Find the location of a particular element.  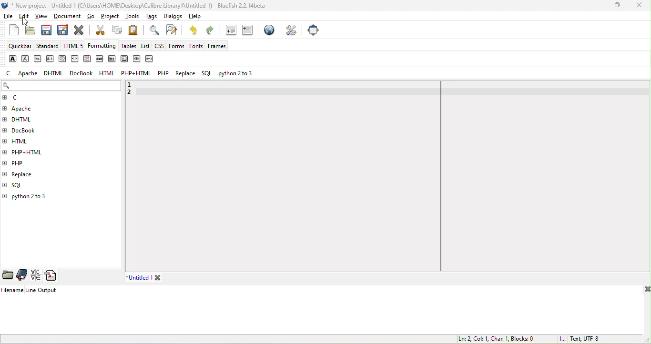

abbreviation is located at coordinates (39, 58).